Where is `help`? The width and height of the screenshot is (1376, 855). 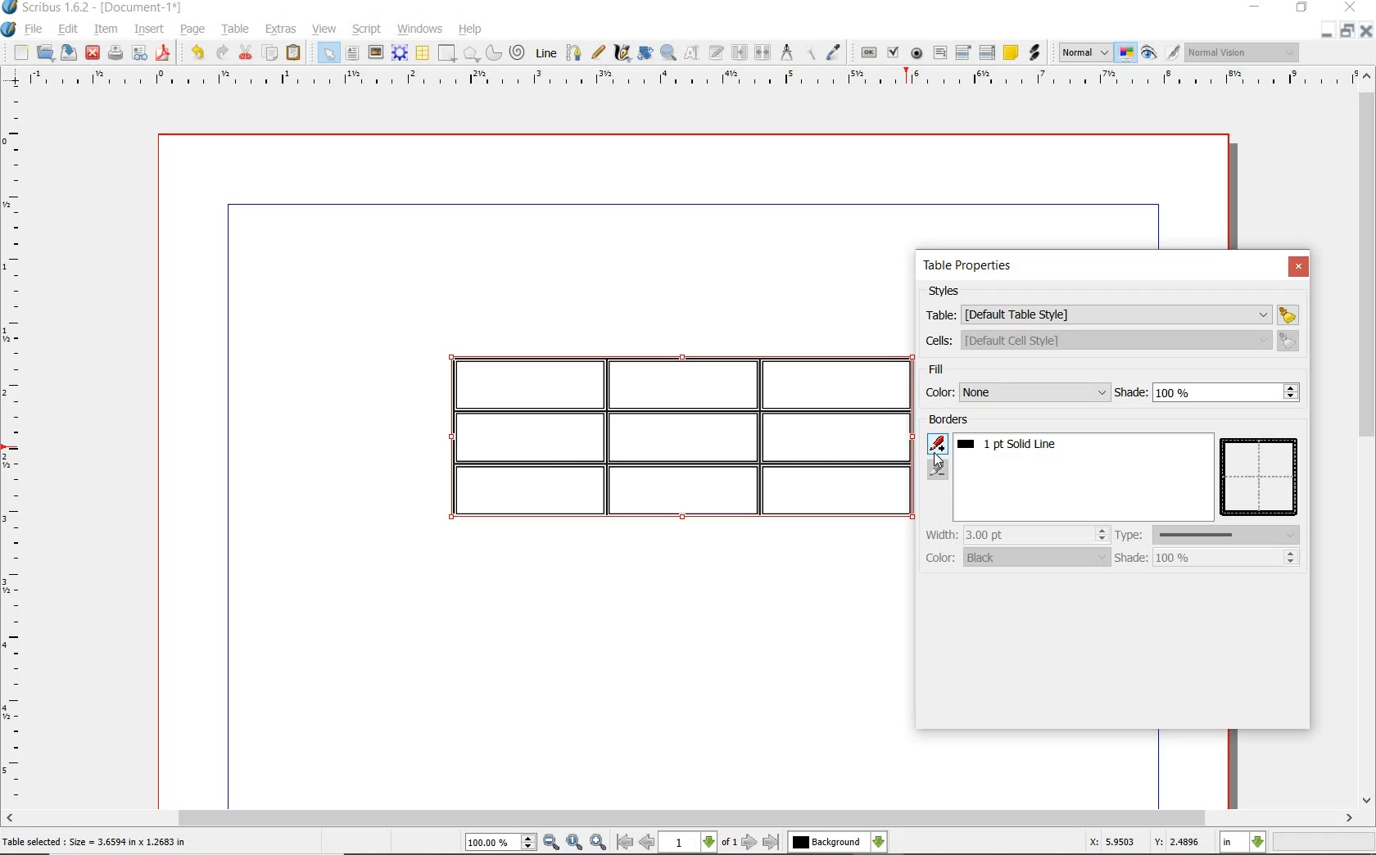 help is located at coordinates (468, 30).